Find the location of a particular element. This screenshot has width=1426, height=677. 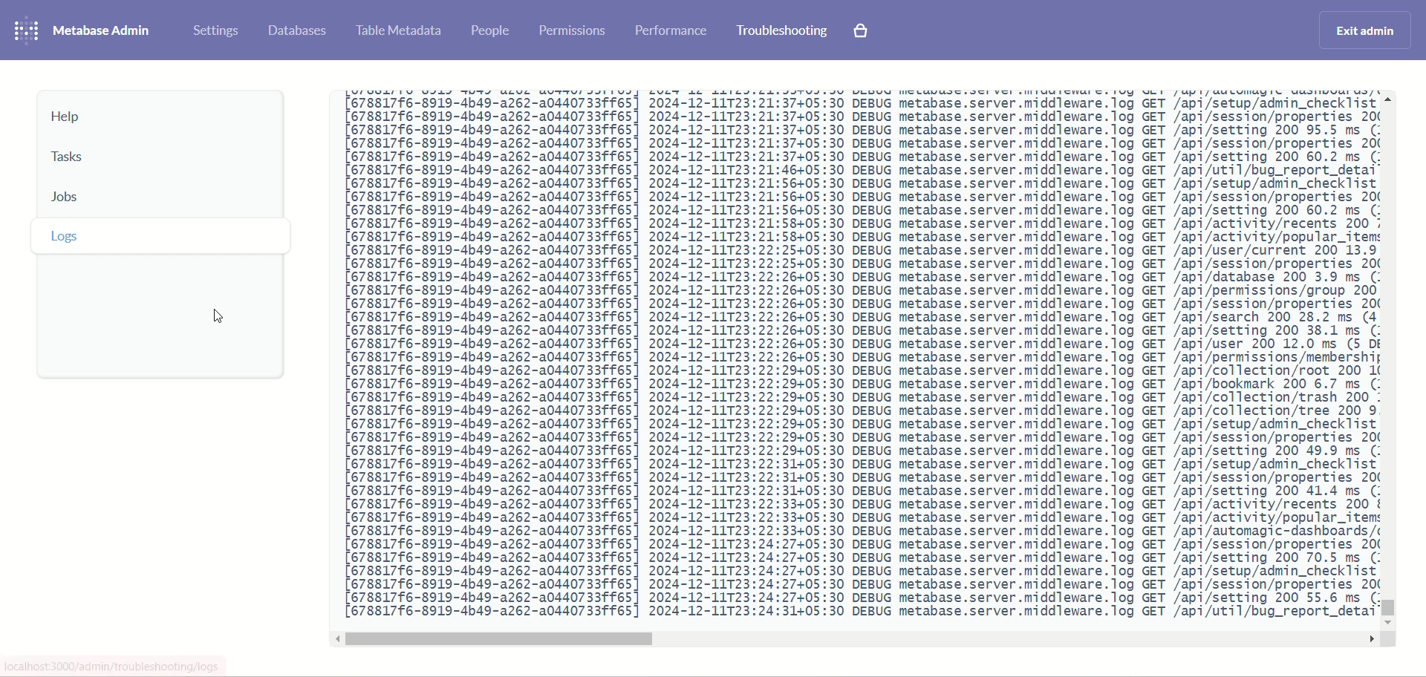

permissions is located at coordinates (571, 30).